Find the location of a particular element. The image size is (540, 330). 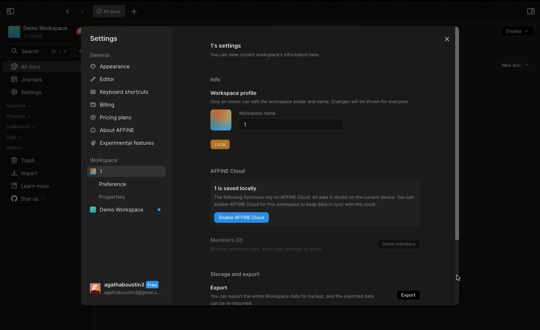

Local is located at coordinates (219, 145).